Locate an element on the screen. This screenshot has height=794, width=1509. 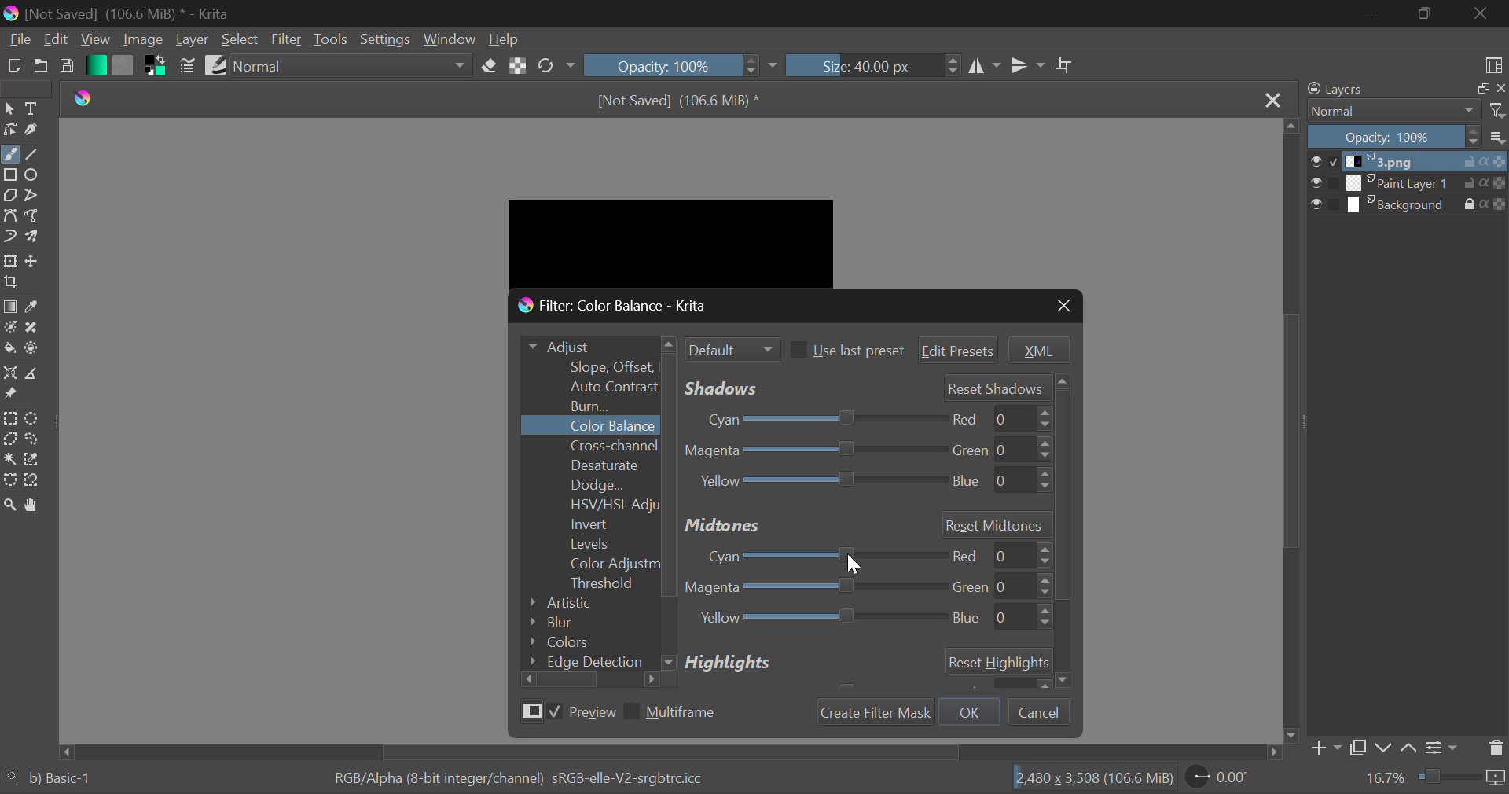
Vertical Mirror Flip is located at coordinates (985, 64).